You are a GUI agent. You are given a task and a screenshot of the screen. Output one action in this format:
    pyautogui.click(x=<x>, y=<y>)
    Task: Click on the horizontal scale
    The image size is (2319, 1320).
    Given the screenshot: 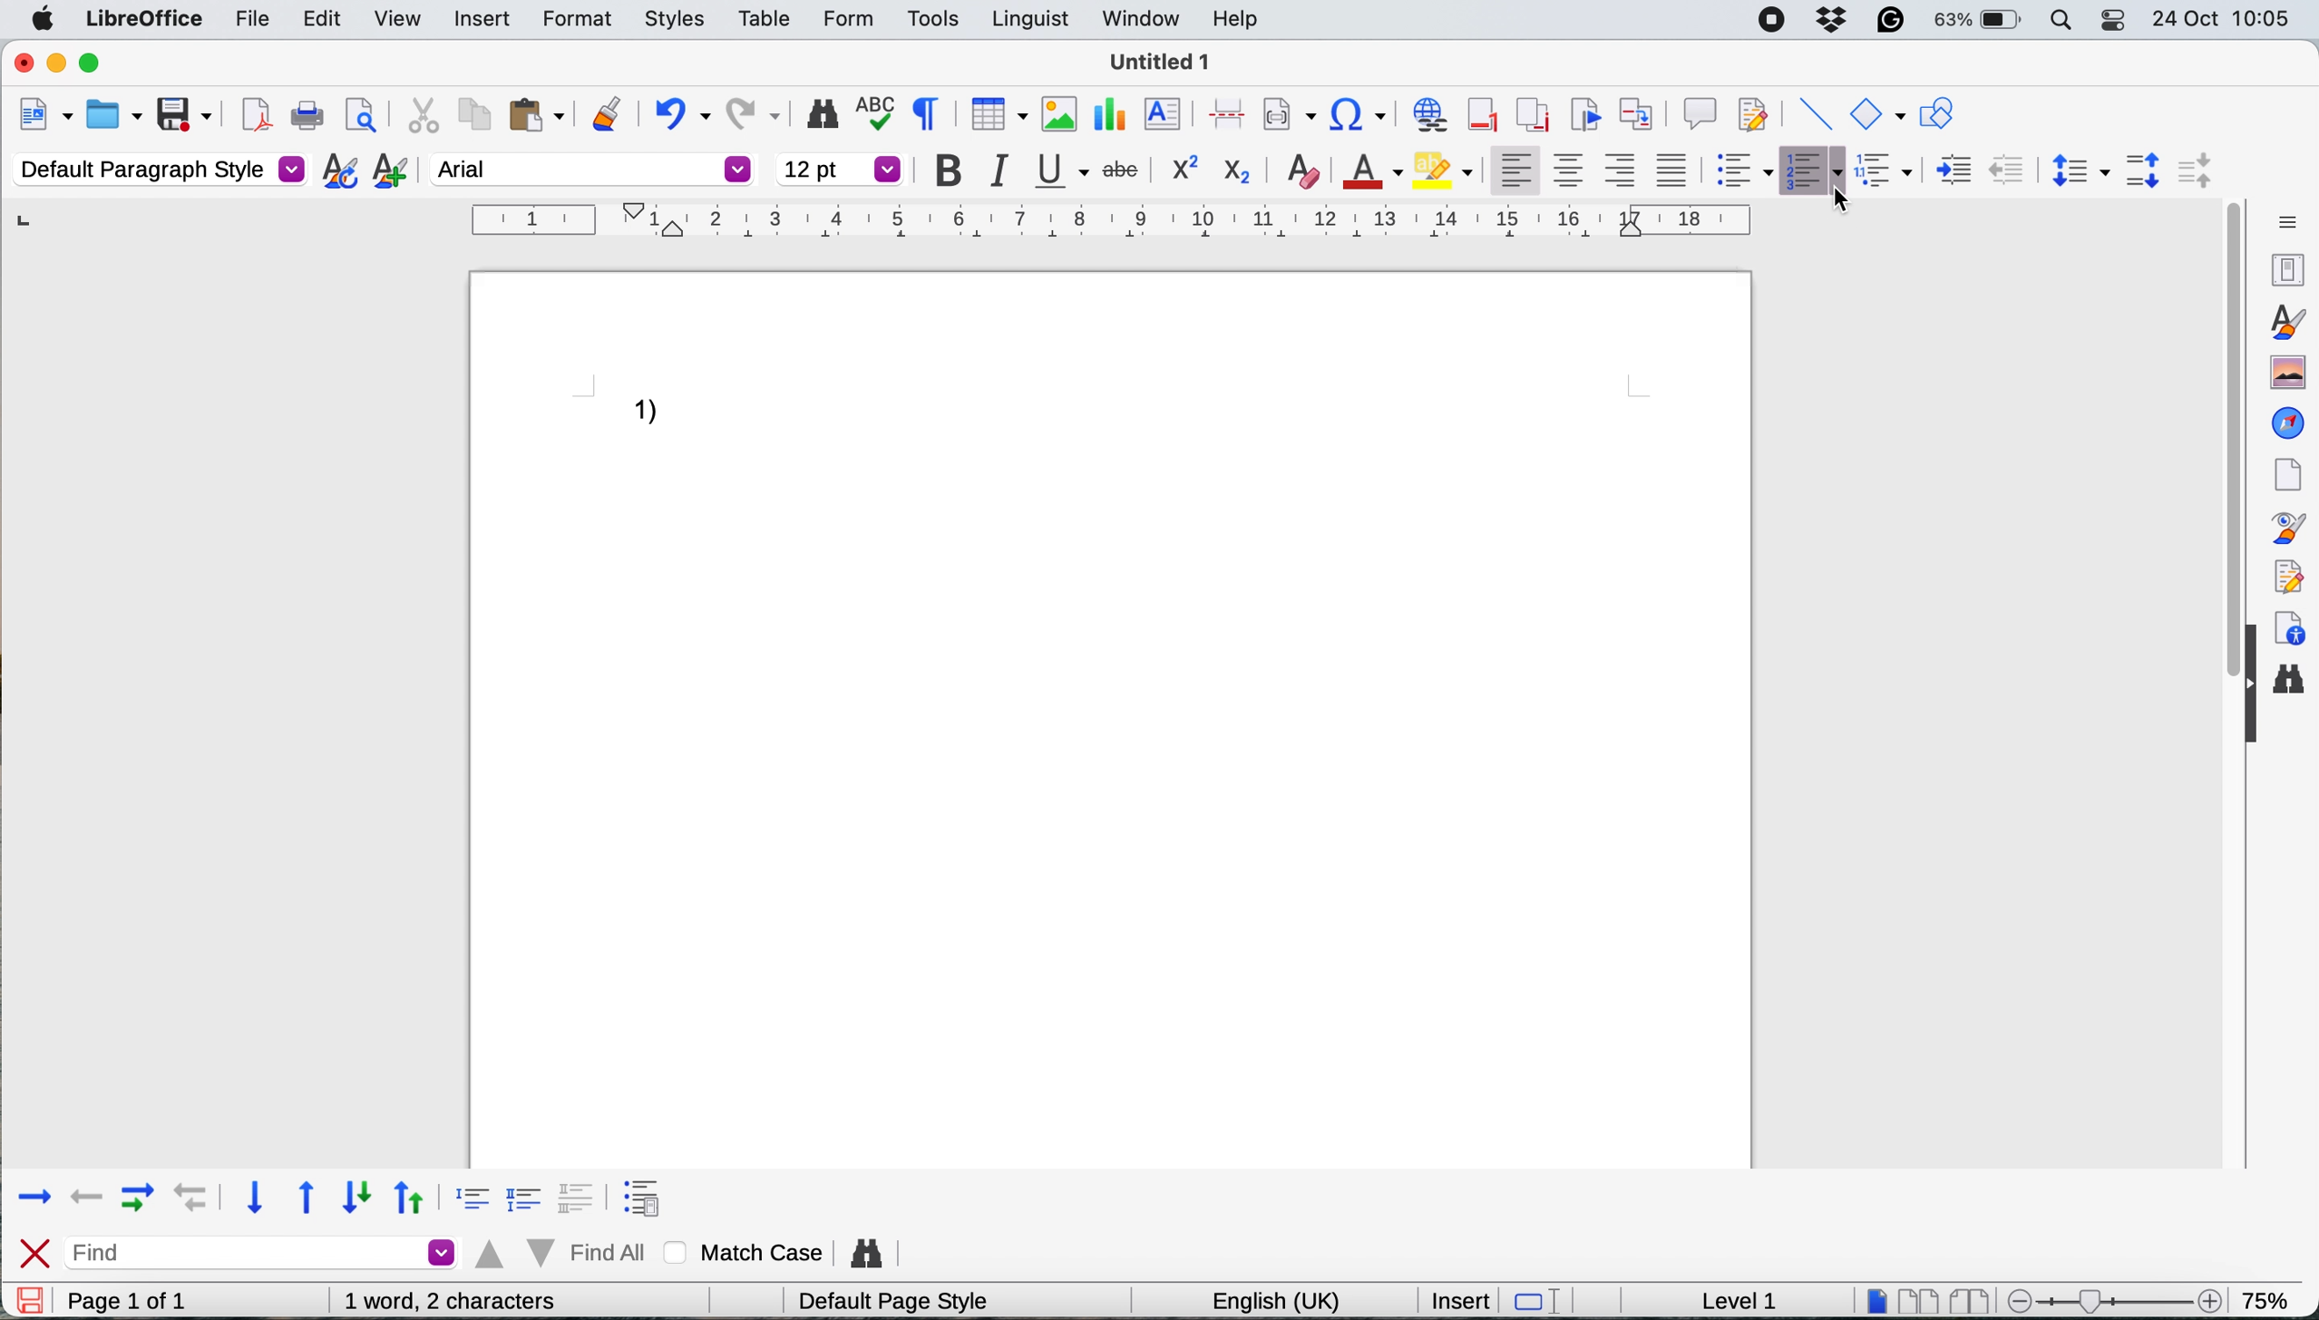 What is the action you would take?
    pyautogui.click(x=1114, y=225)
    